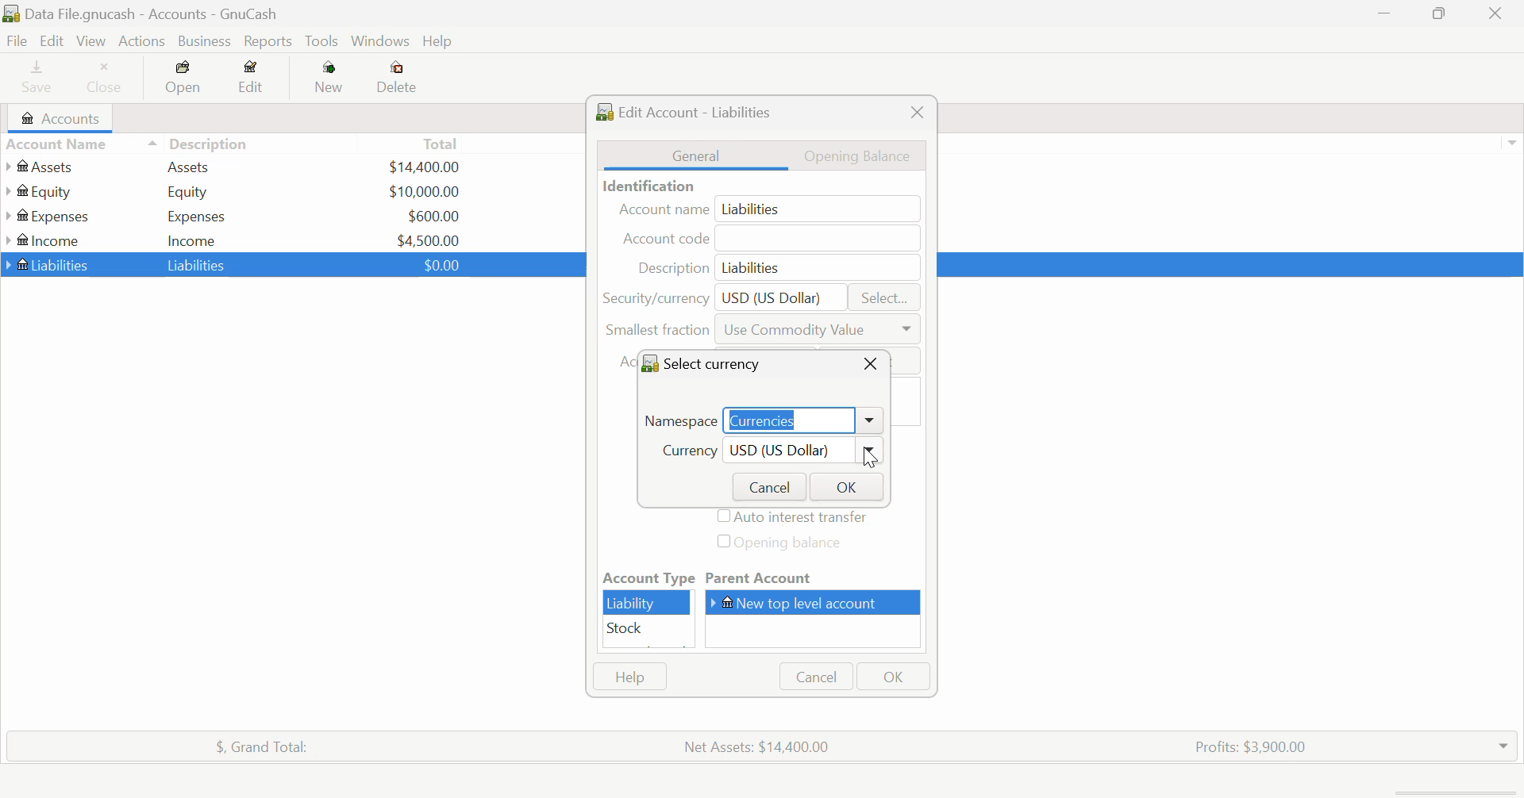 The width and height of the screenshot is (1524, 798). I want to click on Description: Liabilities, so click(772, 267).